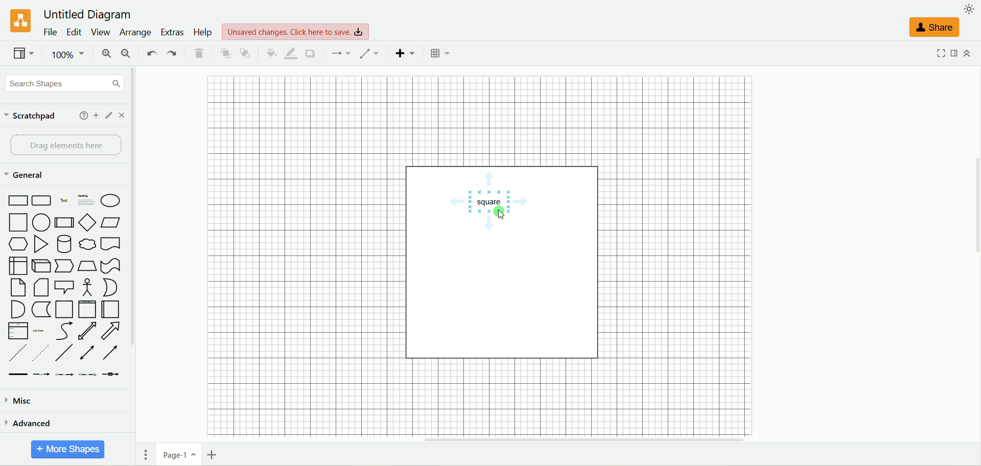 The width and height of the screenshot is (981, 466). Describe the element at coordinates (247, 53) in the screenshot. I see `to back` at that location.